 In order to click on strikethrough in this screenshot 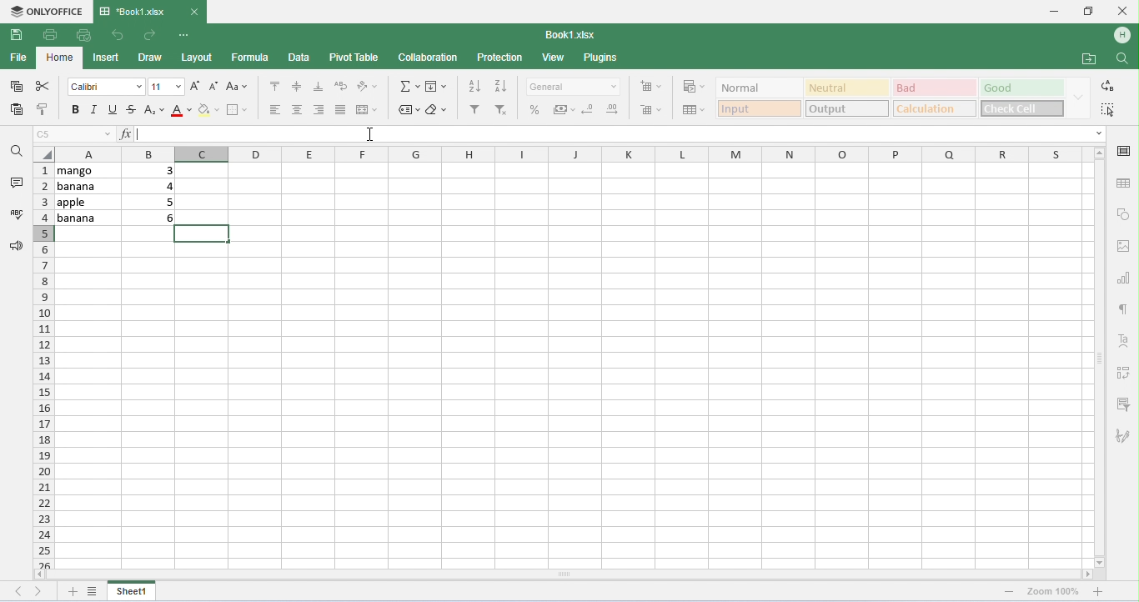, I will do `click(132, 109)`.